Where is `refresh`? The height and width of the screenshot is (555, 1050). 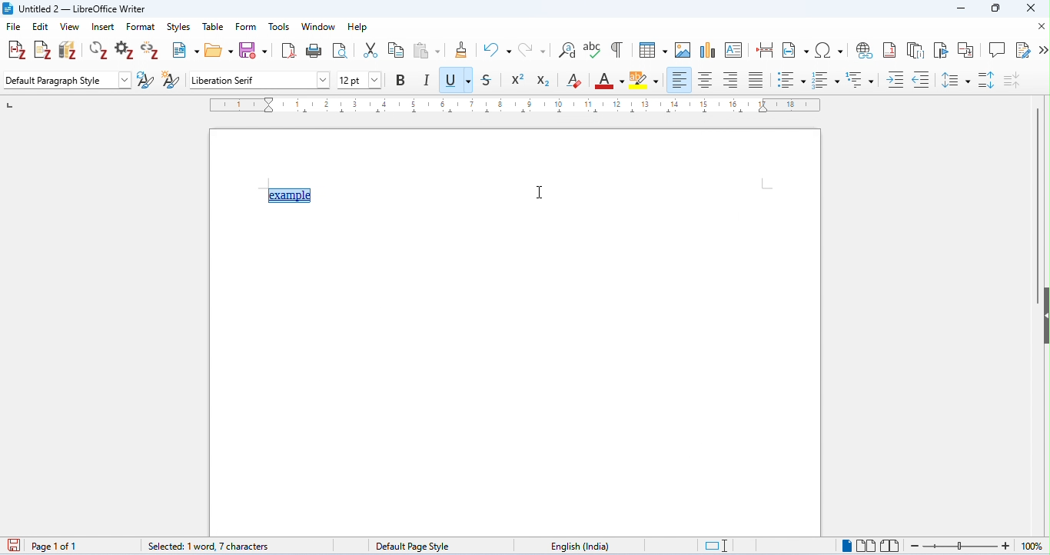
refresh is located at coordinates (99, 51).